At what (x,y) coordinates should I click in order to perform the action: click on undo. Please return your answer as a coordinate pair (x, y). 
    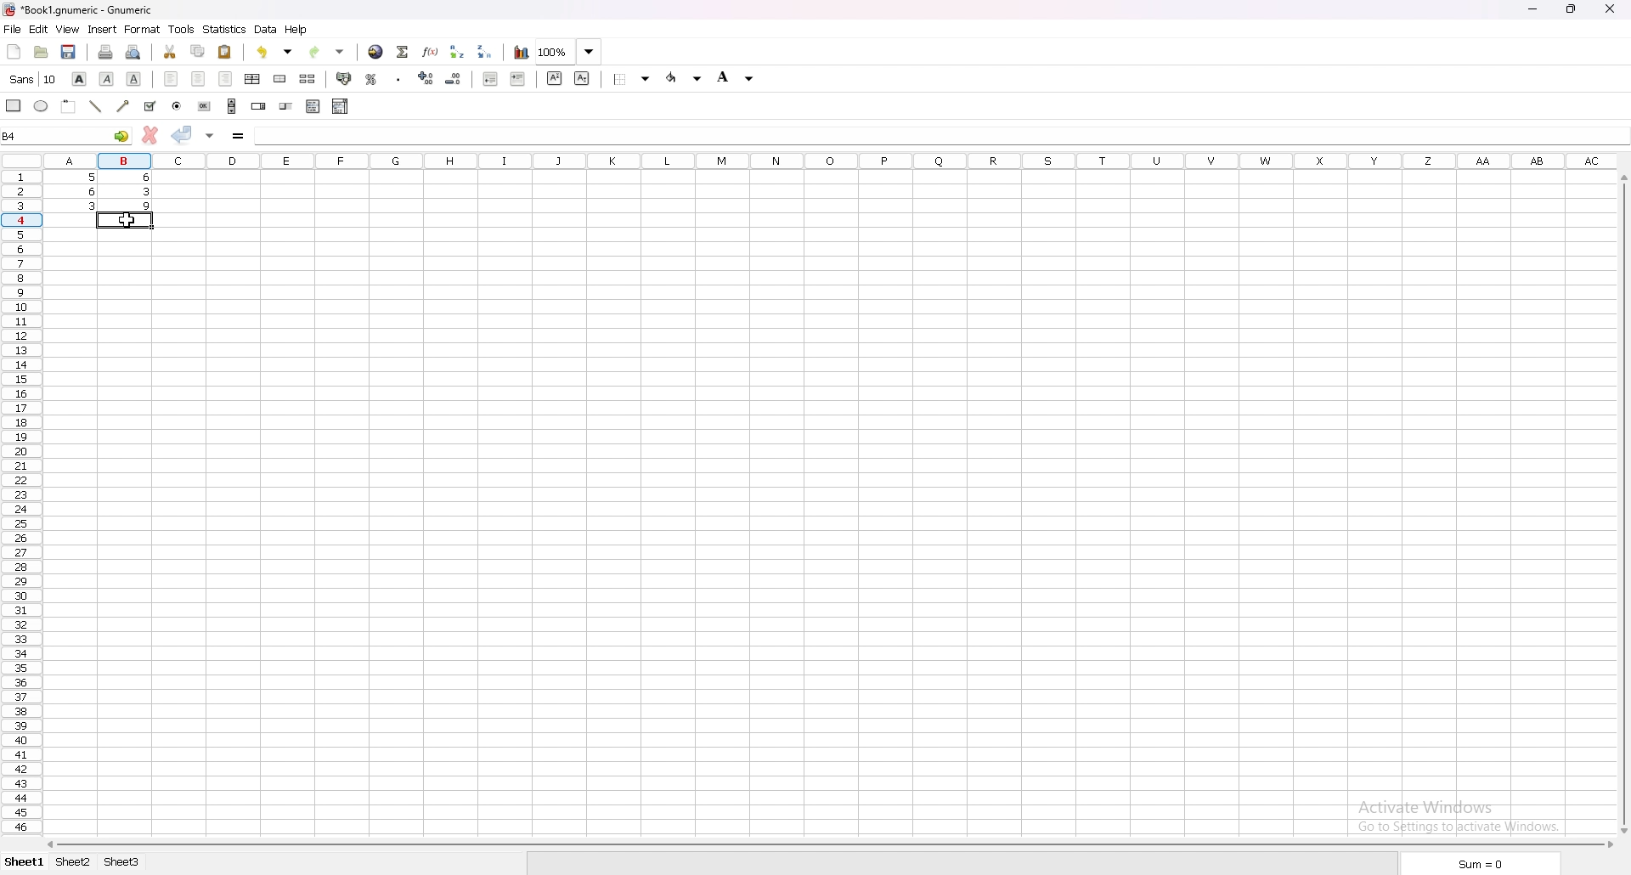
    Looking at the image, I should click on (274, 53).